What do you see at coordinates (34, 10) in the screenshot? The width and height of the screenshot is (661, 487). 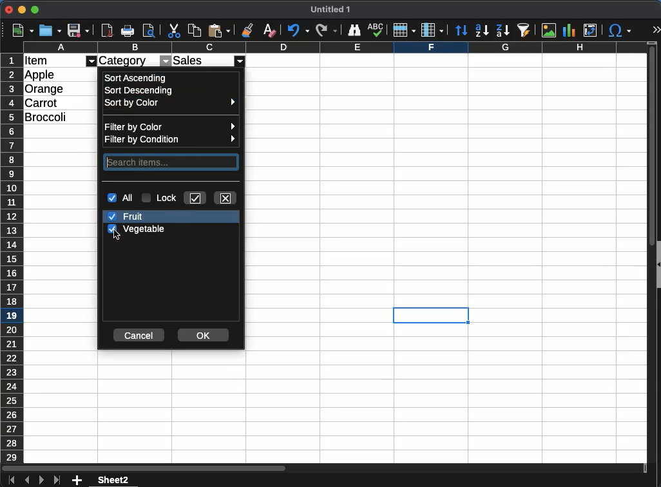 I see `maximize` at bounding box center [34, 10].